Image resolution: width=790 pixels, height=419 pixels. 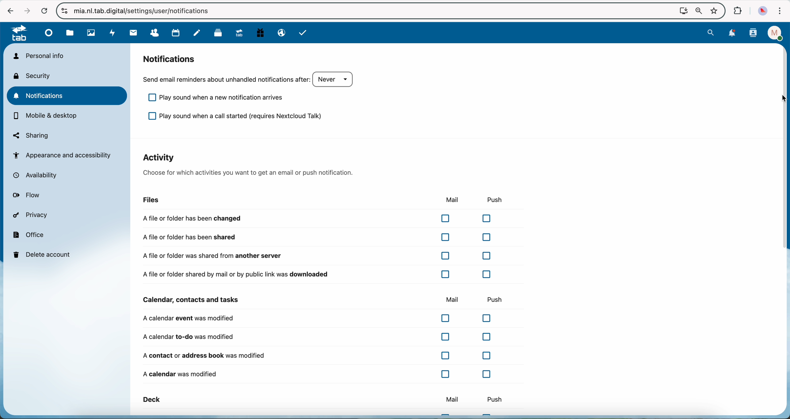 What do you see at coordinates (317, 218) in the screenshot?
I see `a file or folder has been changed` at bounding box center [317, 218].